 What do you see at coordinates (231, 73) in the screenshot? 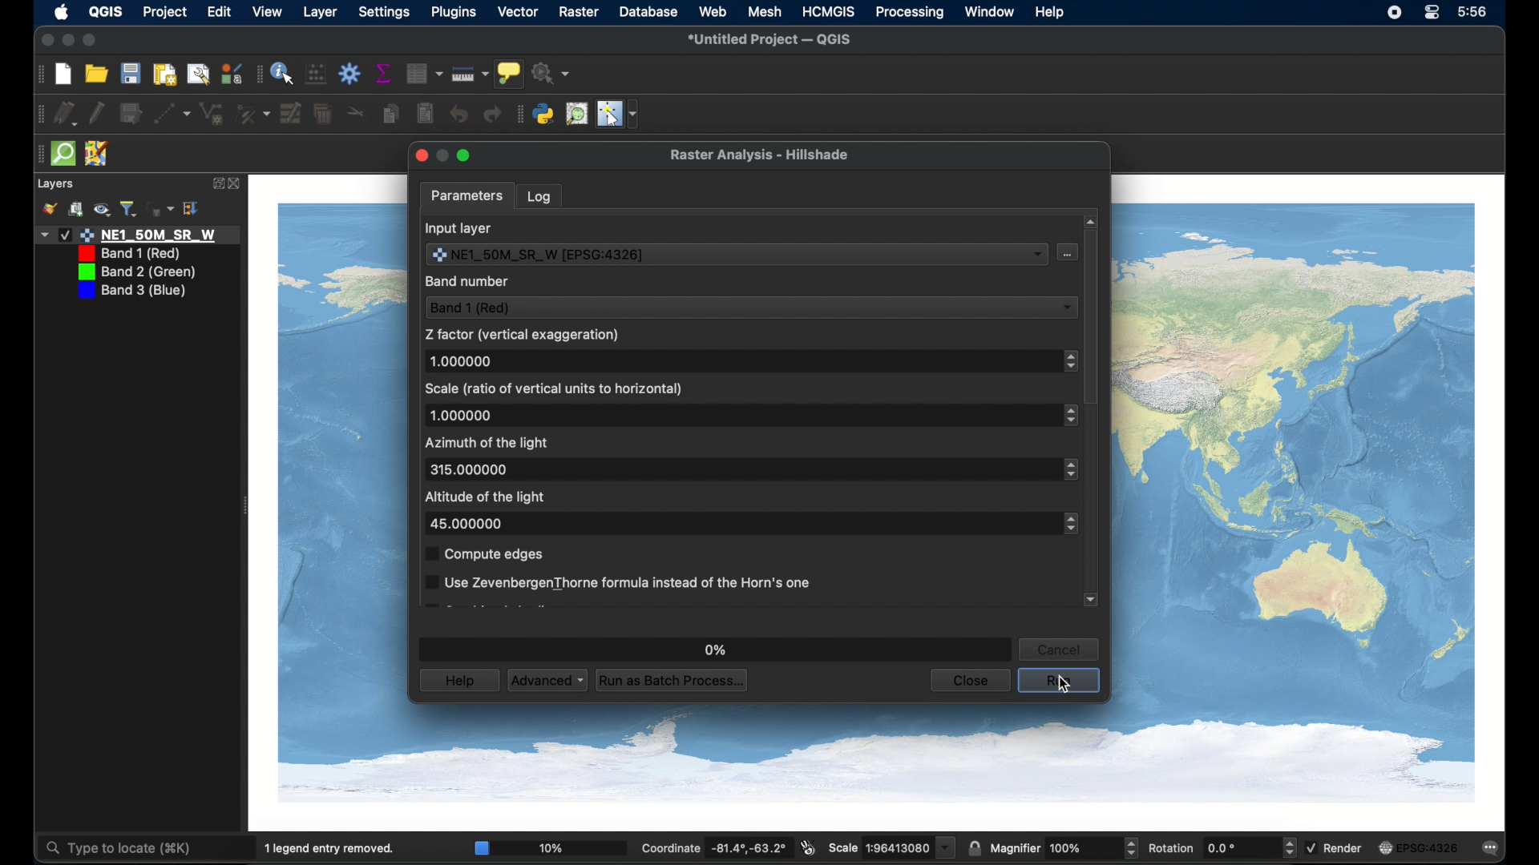
I see `style manager` at bounding box center [231, 73].